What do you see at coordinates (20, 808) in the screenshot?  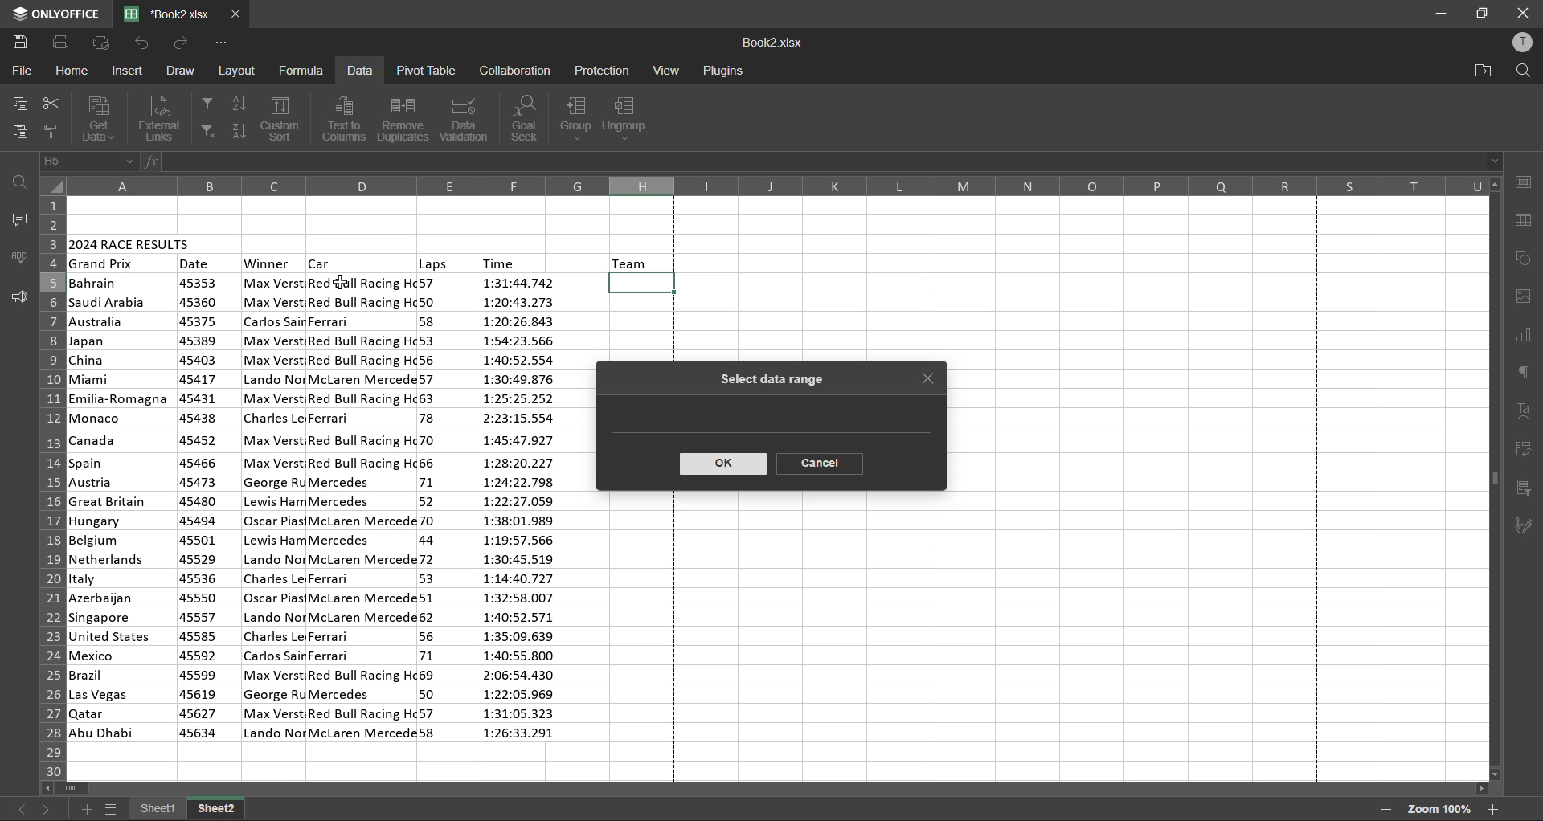 I see `previous` at bounding box center [20, 808].